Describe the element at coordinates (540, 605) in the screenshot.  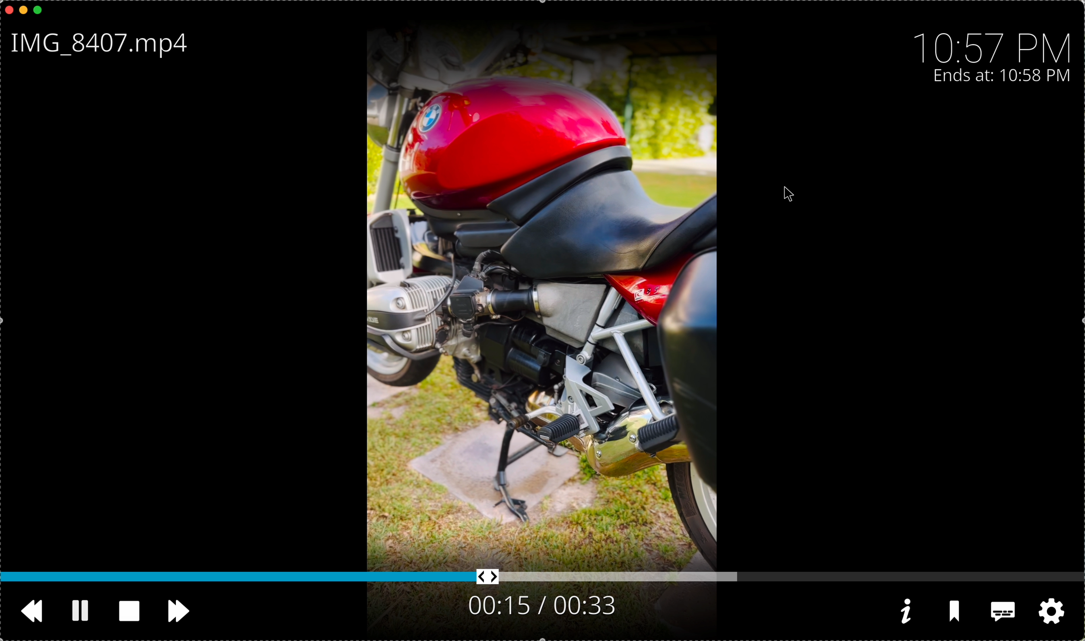
I see `00:15 / 00:33` at that location.